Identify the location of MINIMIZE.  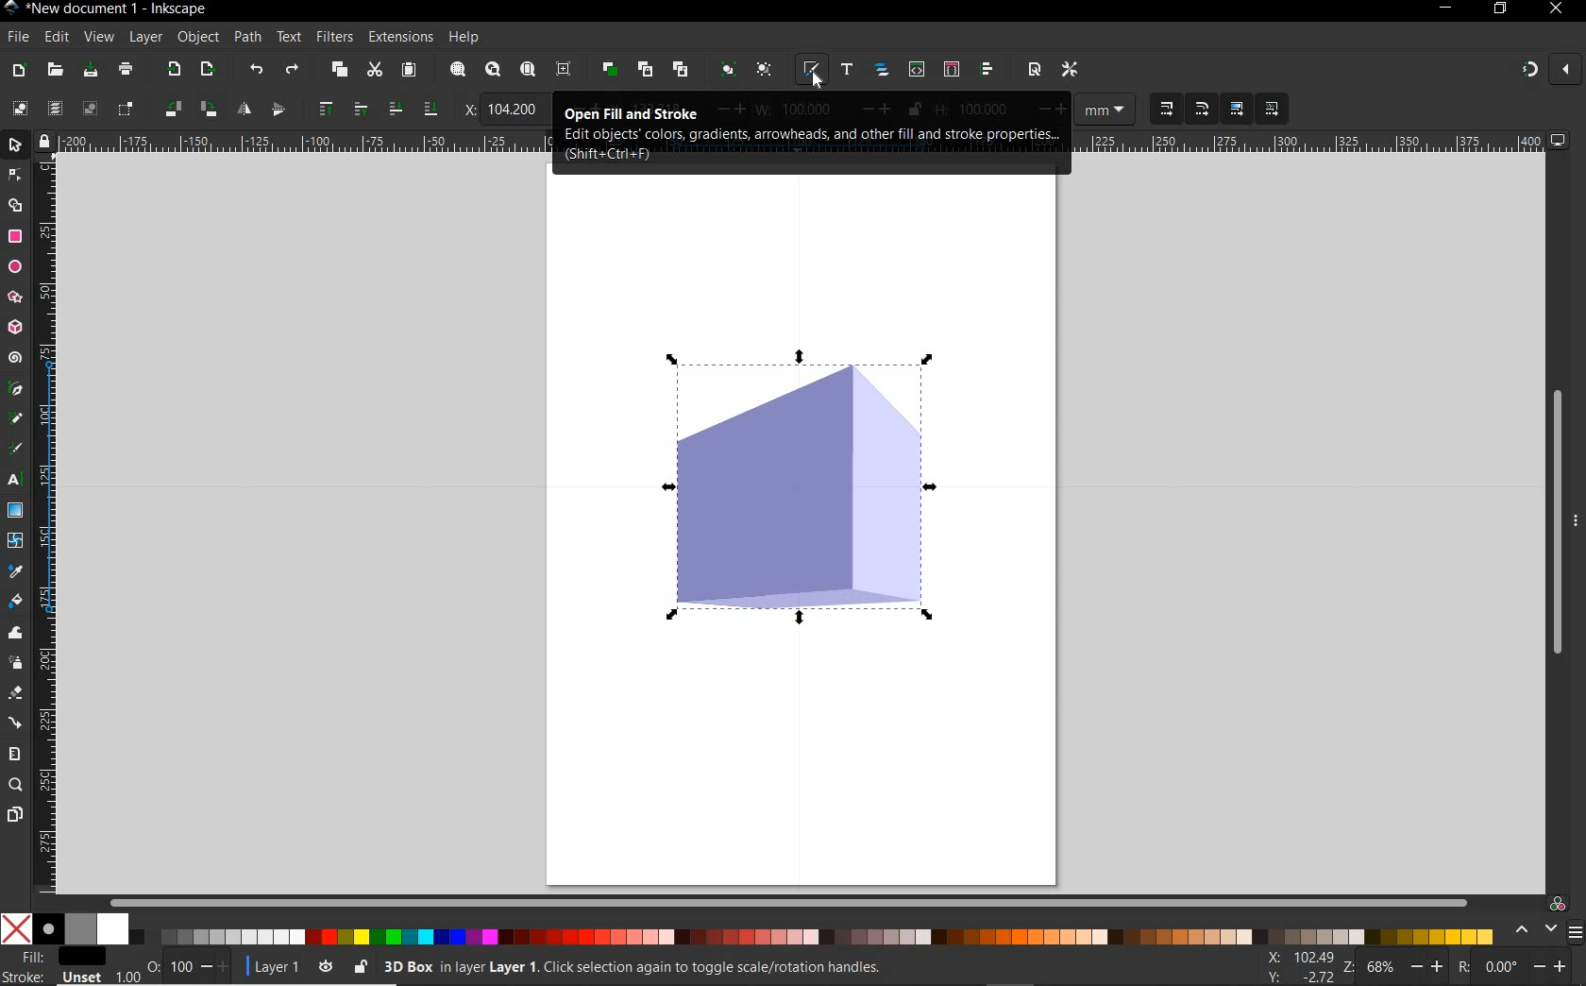
(1446, 8).